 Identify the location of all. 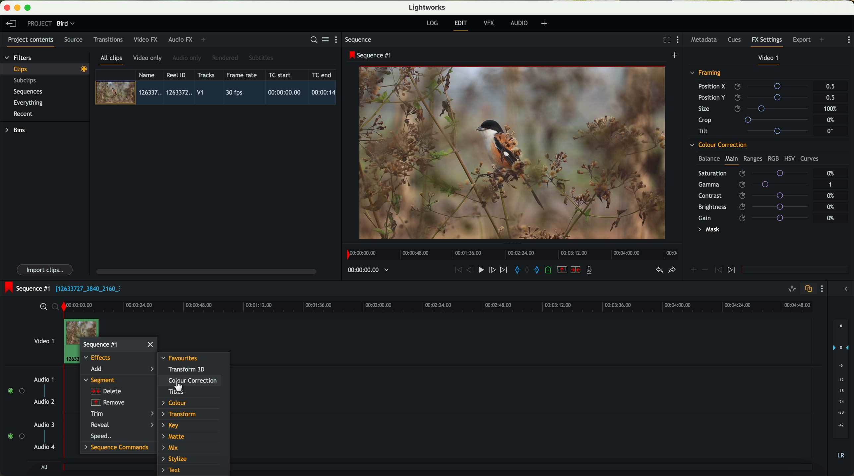
(44, 467).